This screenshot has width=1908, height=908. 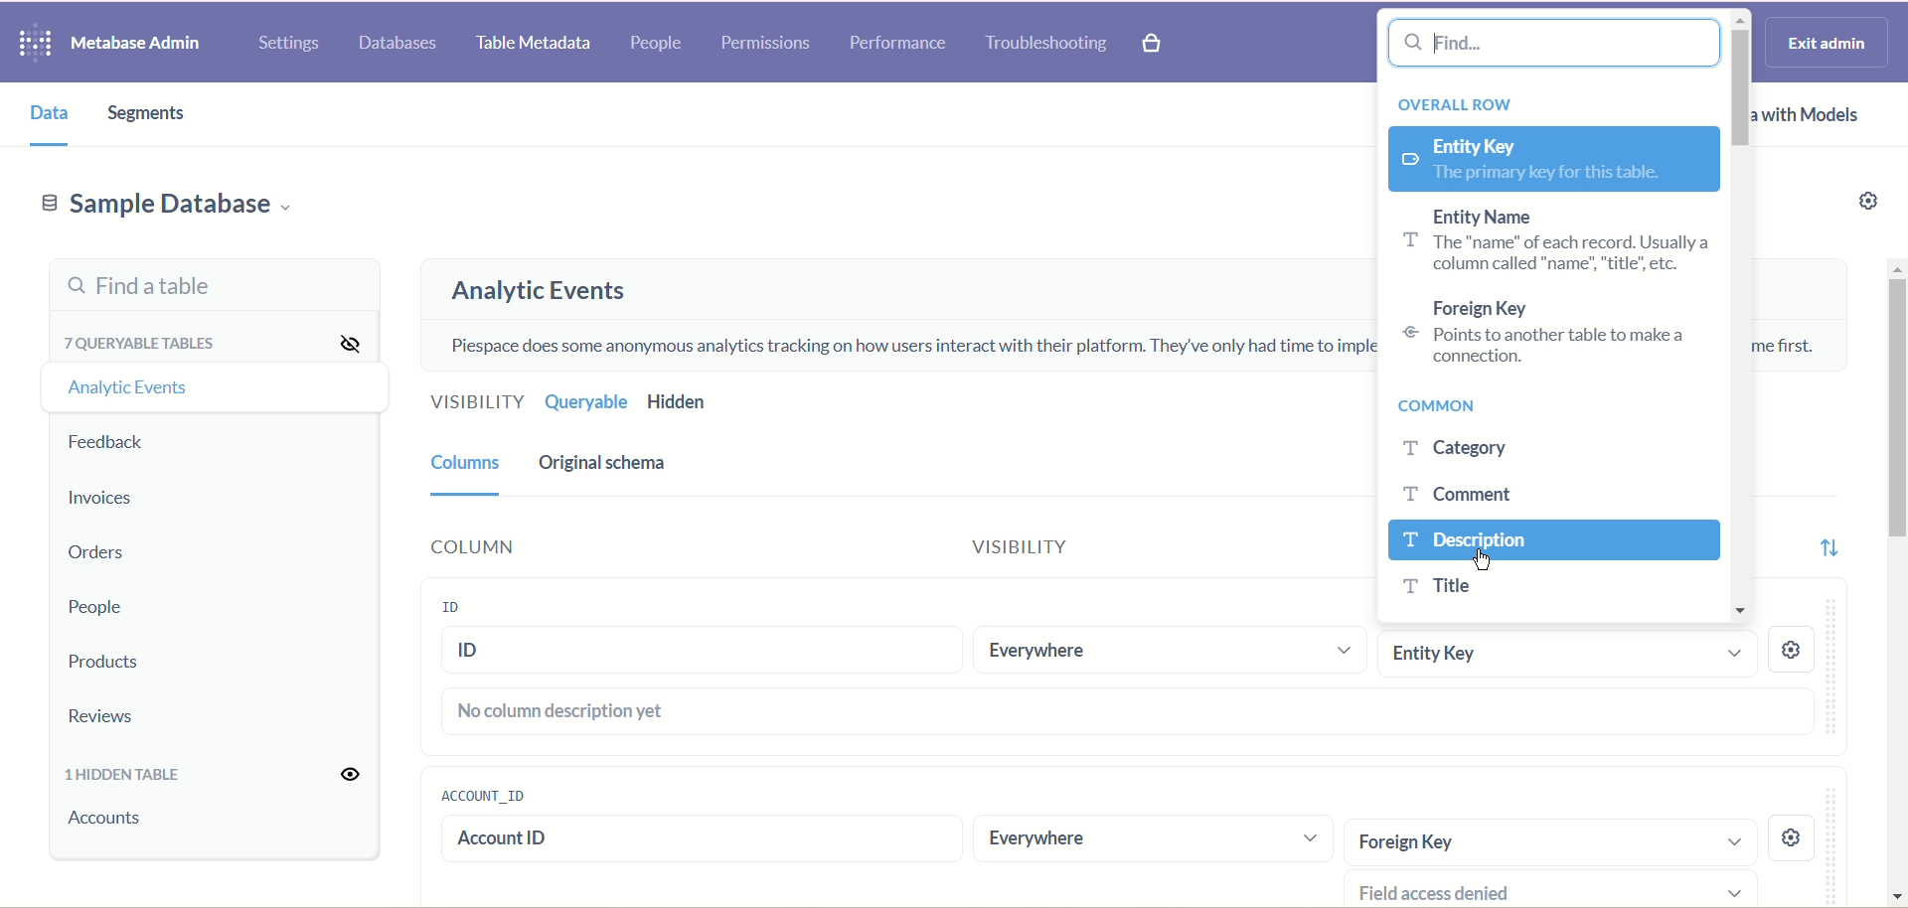 What do you see at coordinates (124, 385) in the screenshot?
I see `analytic event` at bounding box center [124, 385].